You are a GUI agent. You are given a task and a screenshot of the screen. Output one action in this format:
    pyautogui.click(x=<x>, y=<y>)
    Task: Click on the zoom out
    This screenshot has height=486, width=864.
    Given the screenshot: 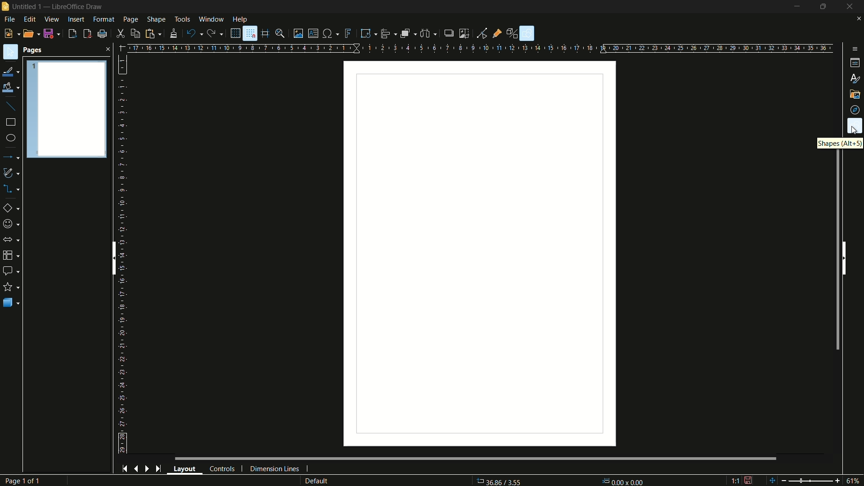 What is the action you would take?
    pyautogui.click(x=798, y=481)
    